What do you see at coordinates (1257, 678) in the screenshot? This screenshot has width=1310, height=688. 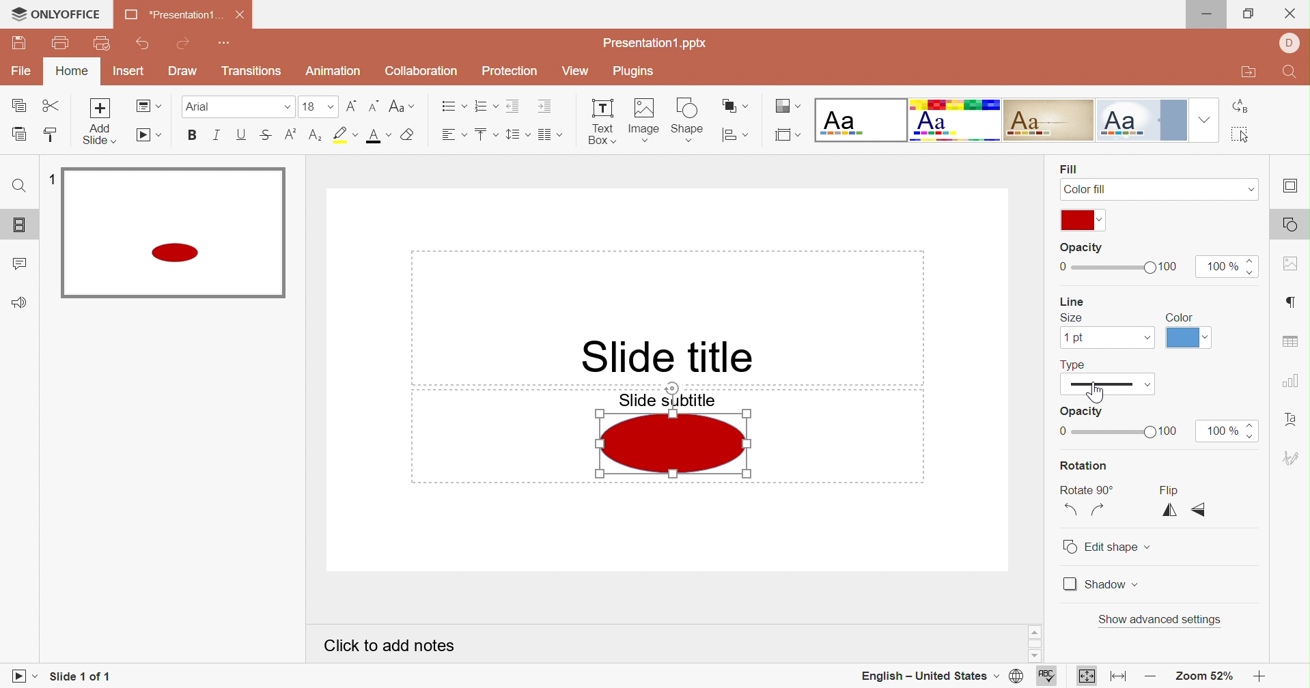 I see `Zoom in` at bounding box center [1257, 678].